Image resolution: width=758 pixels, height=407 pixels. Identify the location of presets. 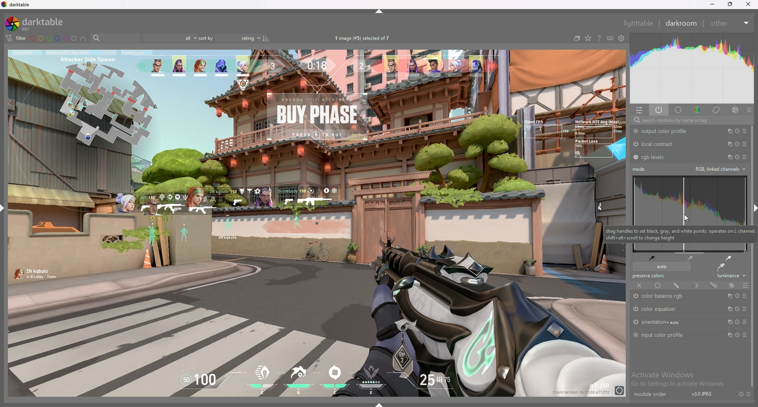
(749, 110).